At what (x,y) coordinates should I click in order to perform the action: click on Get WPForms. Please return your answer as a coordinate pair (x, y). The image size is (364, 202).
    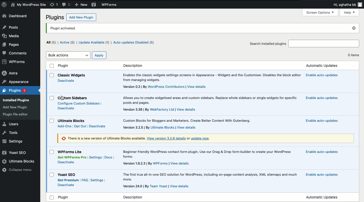
    Looking at the image, I should click on (72, 157).